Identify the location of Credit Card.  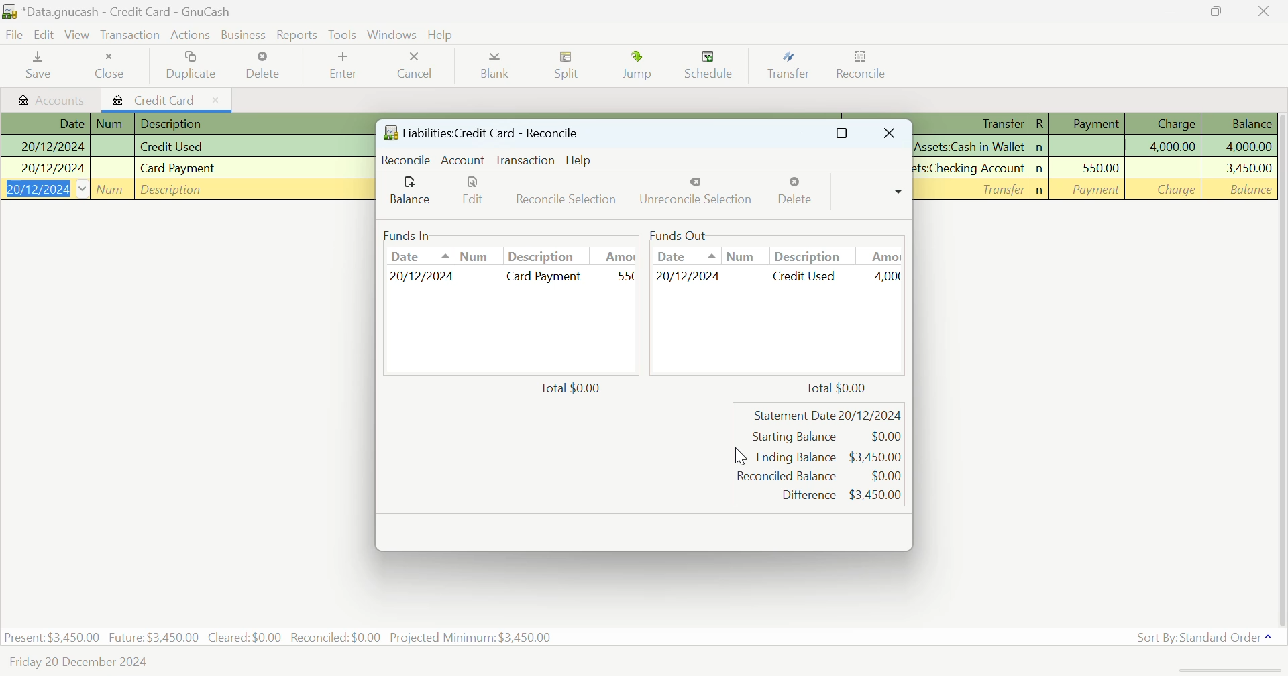
(169, 99).